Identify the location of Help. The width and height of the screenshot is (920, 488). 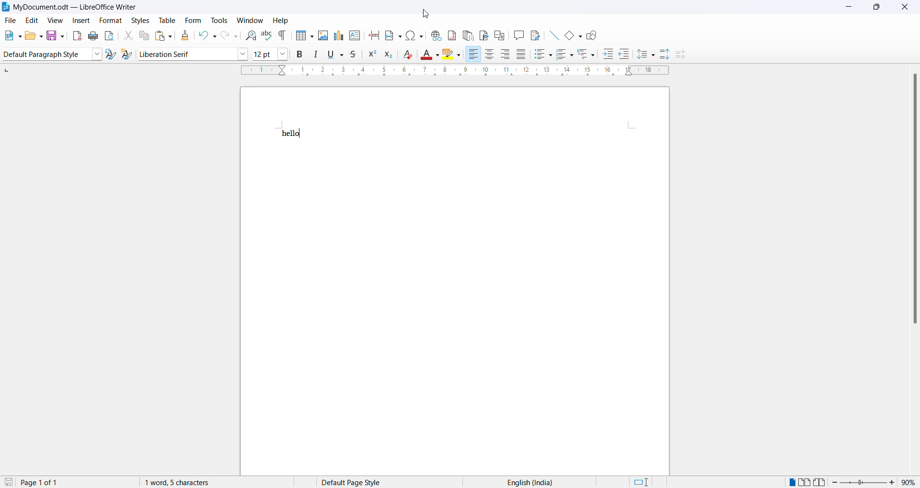
(282, 21).